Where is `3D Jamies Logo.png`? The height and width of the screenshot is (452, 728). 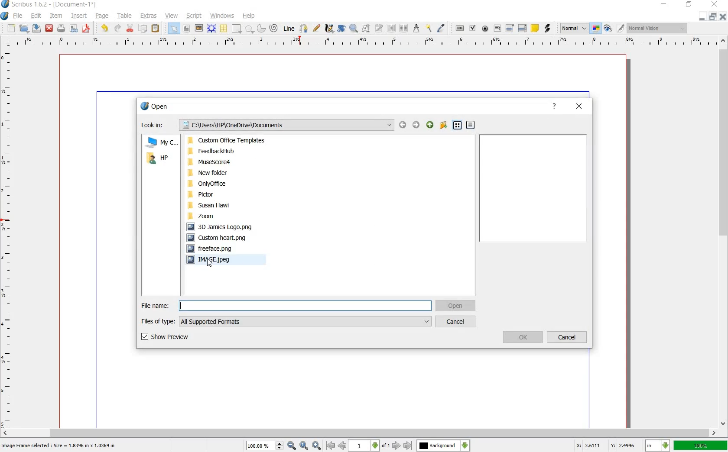
3D Jamies Logo.png is located at coordinates (219, 227).